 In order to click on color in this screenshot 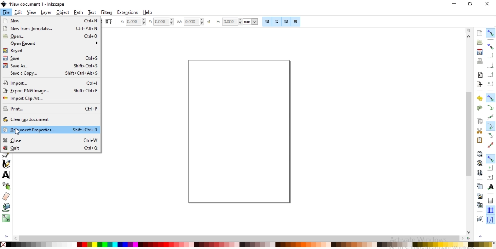, I will do `click(247, 244)`.